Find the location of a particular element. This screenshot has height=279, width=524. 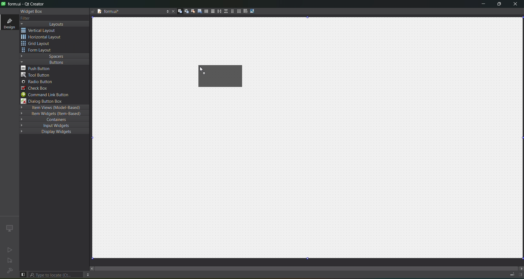

icon is located at coordinates (9, 228).